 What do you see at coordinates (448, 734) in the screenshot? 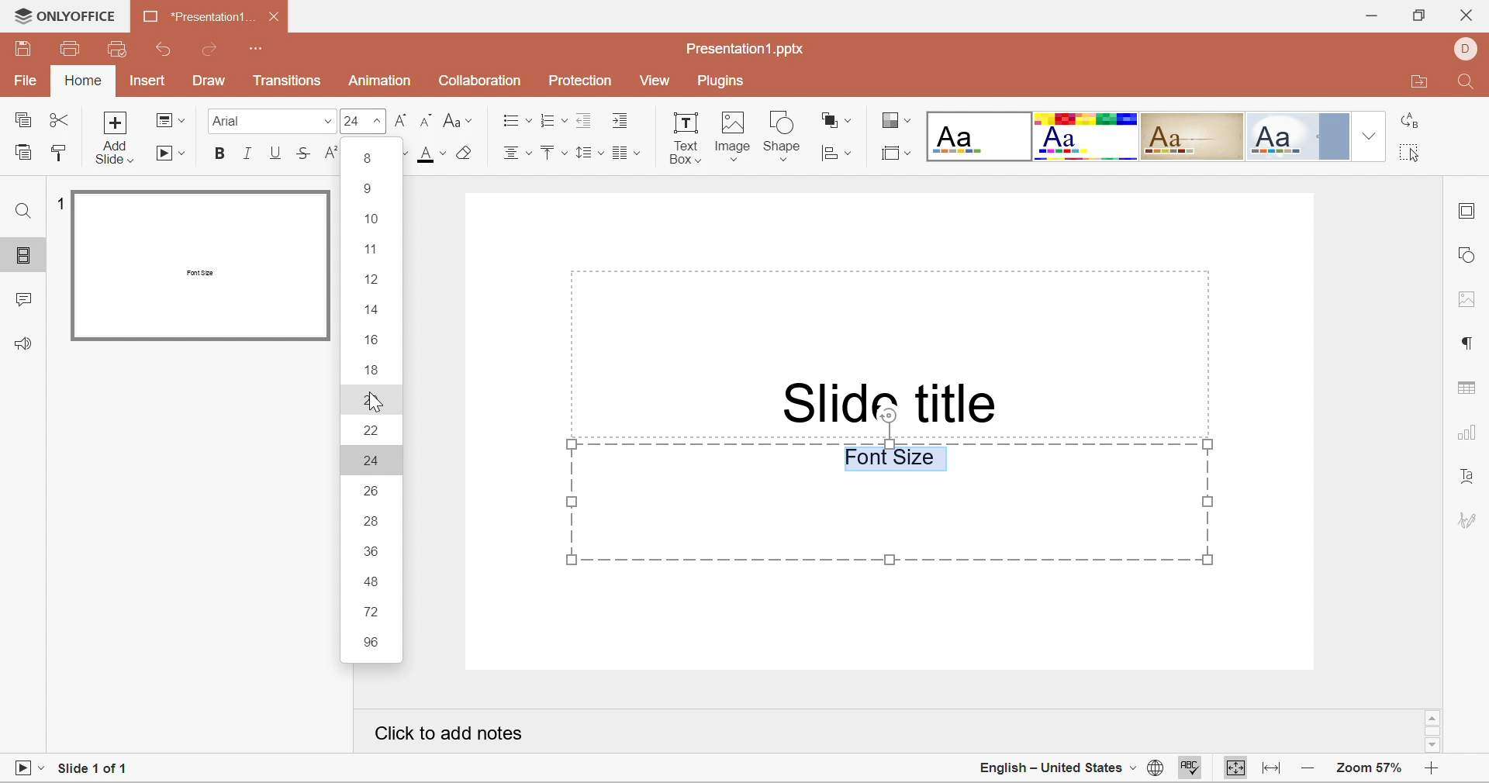
I see `Click to add notes` at bounding box center [448, 734].